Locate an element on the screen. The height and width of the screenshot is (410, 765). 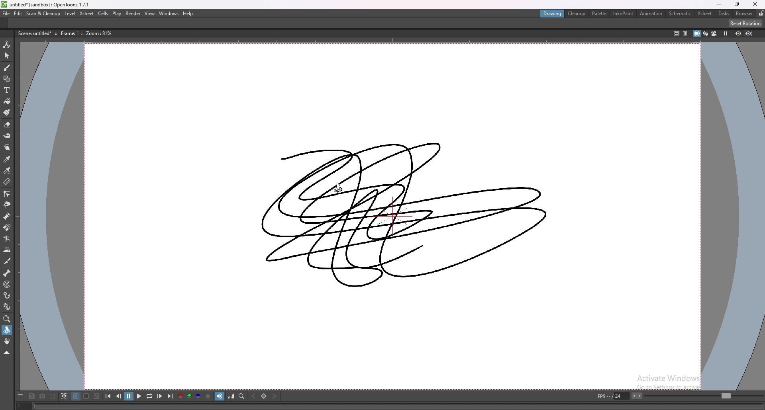
red channel is located at coordinates (180, 396).